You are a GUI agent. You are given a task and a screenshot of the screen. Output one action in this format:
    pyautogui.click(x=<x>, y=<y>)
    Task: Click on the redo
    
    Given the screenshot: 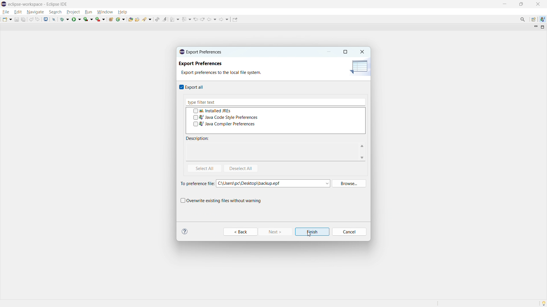 What is the action you would take?
    pyautogui.click(x=38, y=19)
    